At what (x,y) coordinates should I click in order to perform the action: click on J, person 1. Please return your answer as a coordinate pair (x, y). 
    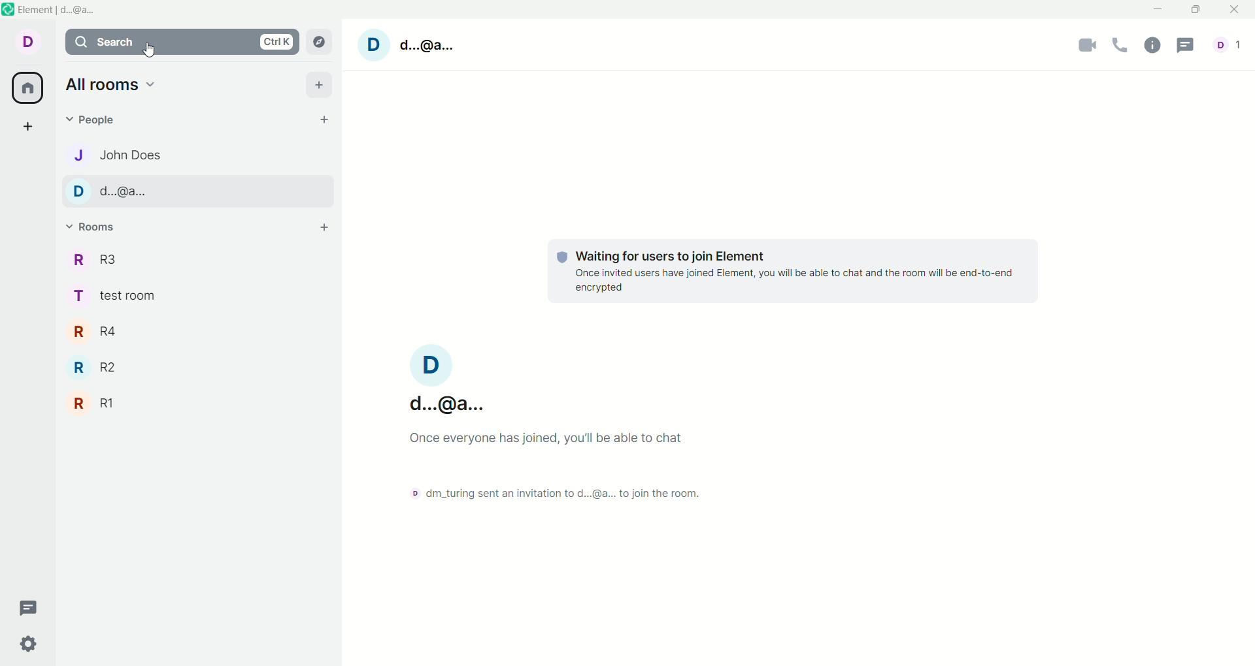
    Looking at the image, I should click on (195, 155).